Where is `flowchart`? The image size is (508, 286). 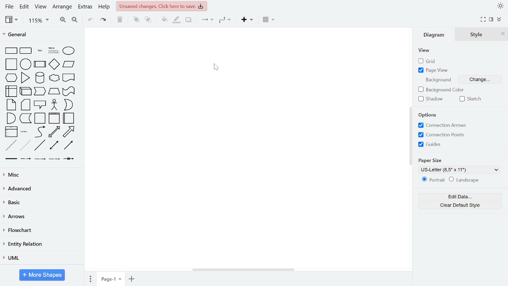 flowchart is located at coordinates (41, 231).